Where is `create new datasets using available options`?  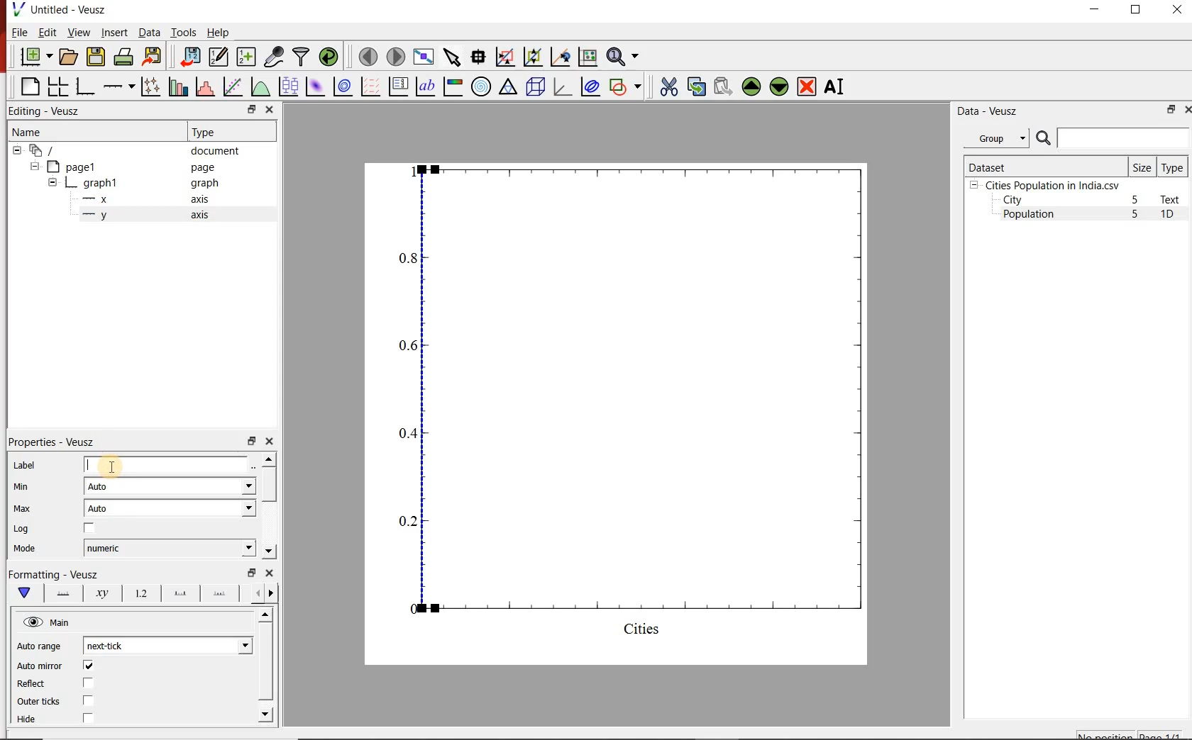 create new datasets using available options is located at coordinates (244, 57).